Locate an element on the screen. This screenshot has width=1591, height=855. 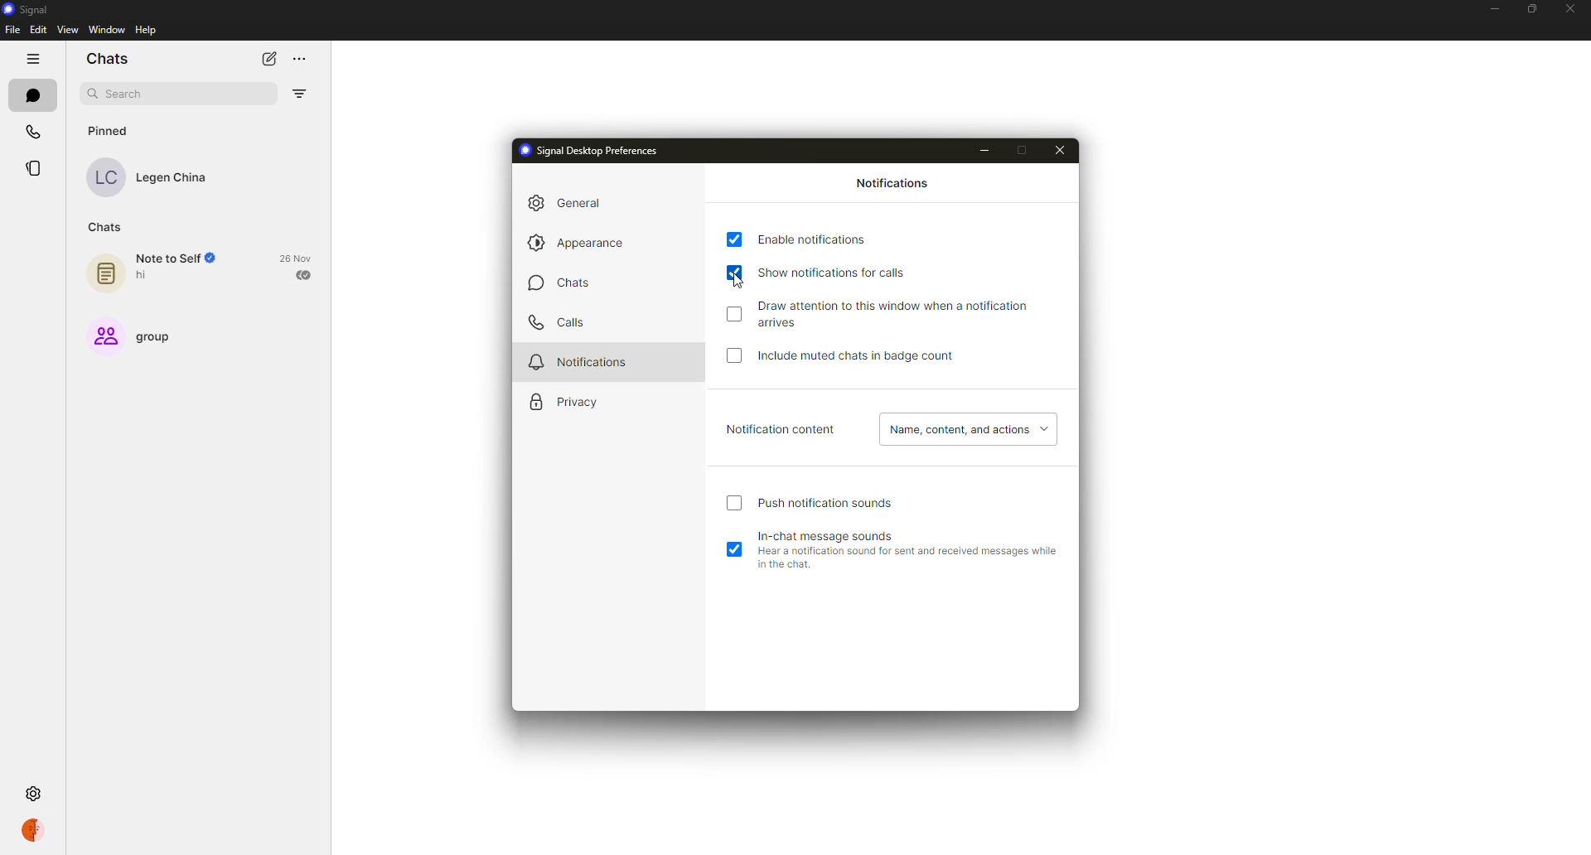
contact is located at coordinates (159, 176).